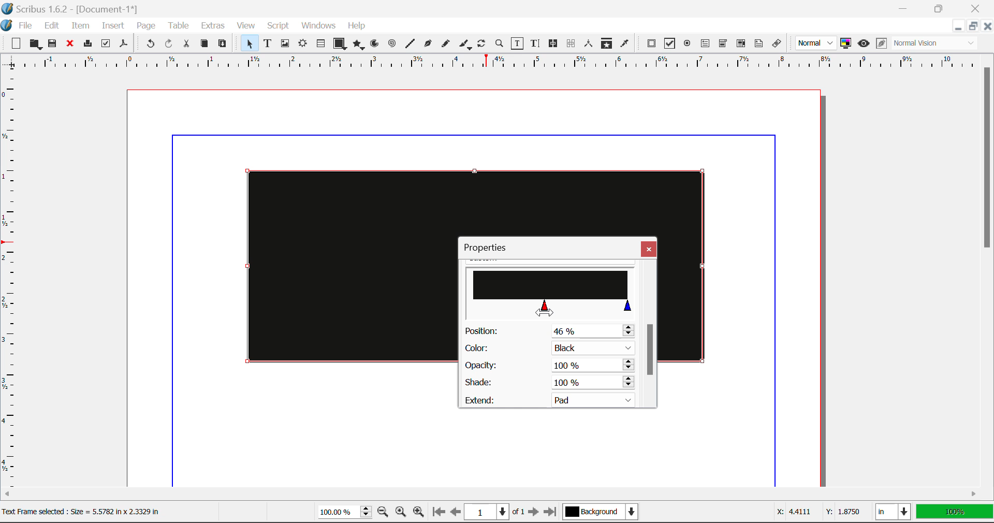 This screenshot has height=523, width=994. What do you see at coordinates (71, 9) in the screenshot?
I see `Scribus 1.6.2 - [Document-1#]` at bounding box center [71, 9].